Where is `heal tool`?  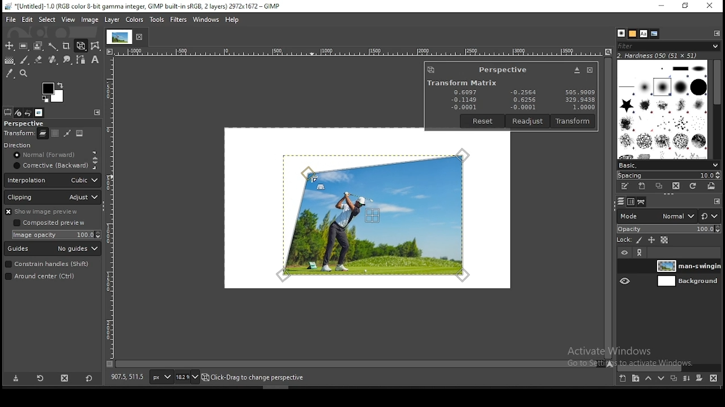
heal tool is located at coordinates (53, 61).